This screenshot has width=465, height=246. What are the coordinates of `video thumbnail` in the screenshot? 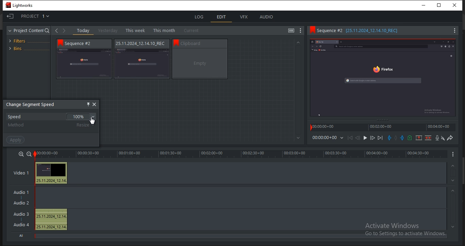 It's located at (200, 63).